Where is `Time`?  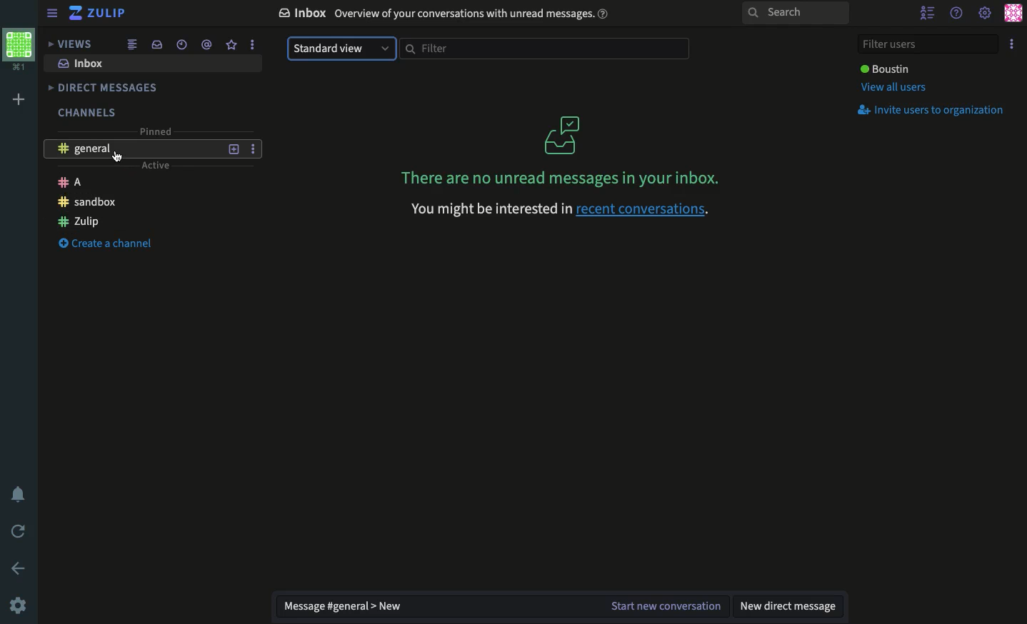 Time is located at coordinates (184, 44).